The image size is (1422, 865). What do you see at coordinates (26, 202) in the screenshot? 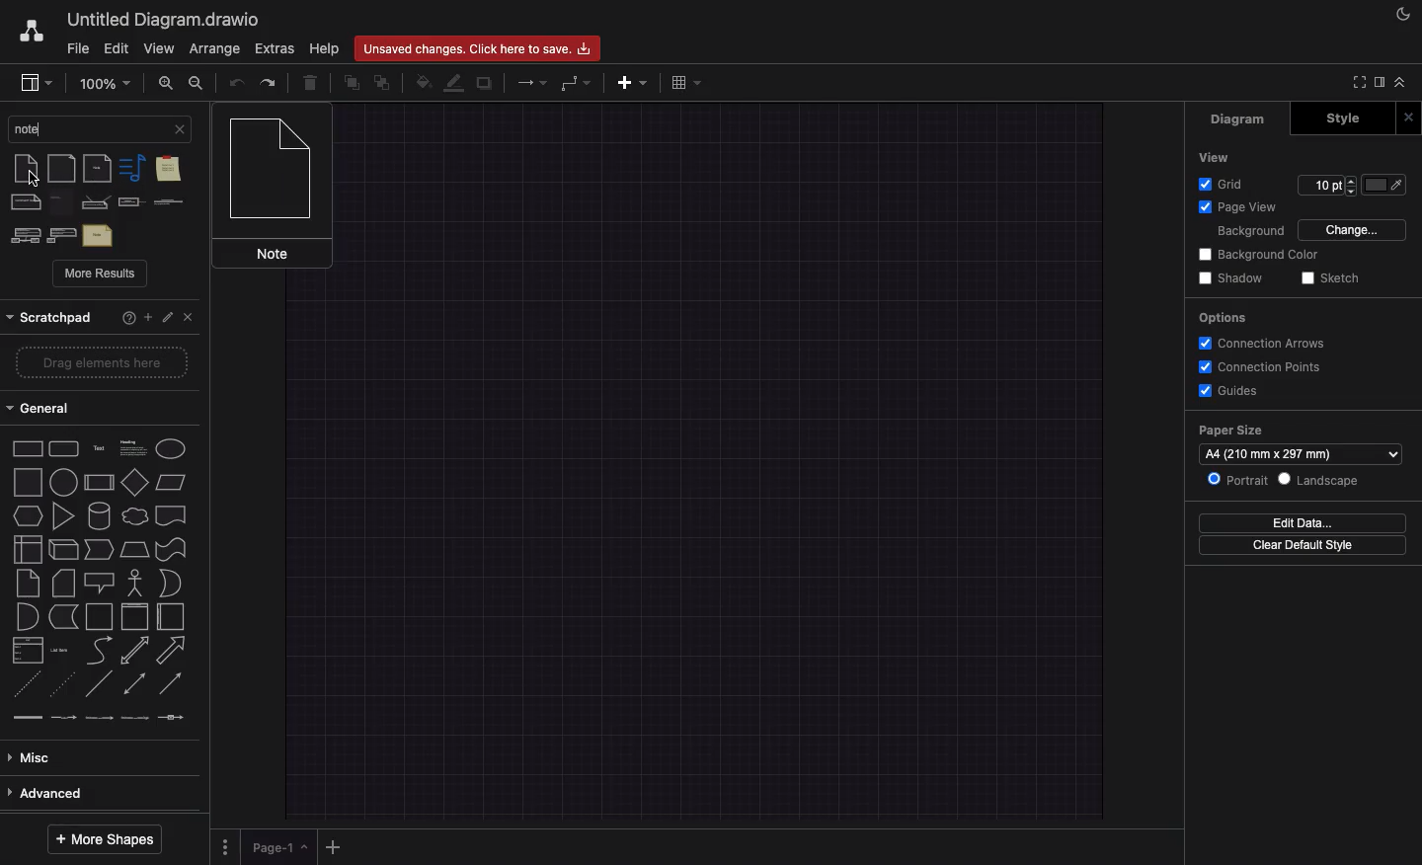
I see `comment ` at bounding box center [26, 202].